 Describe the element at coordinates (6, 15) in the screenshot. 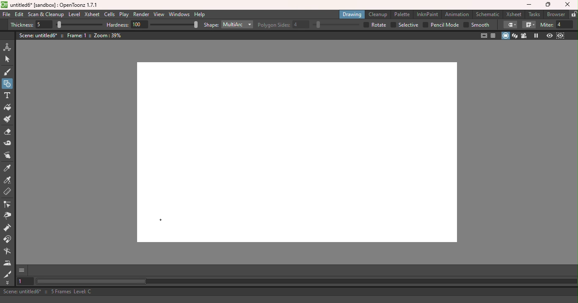

I see `File` at that location.